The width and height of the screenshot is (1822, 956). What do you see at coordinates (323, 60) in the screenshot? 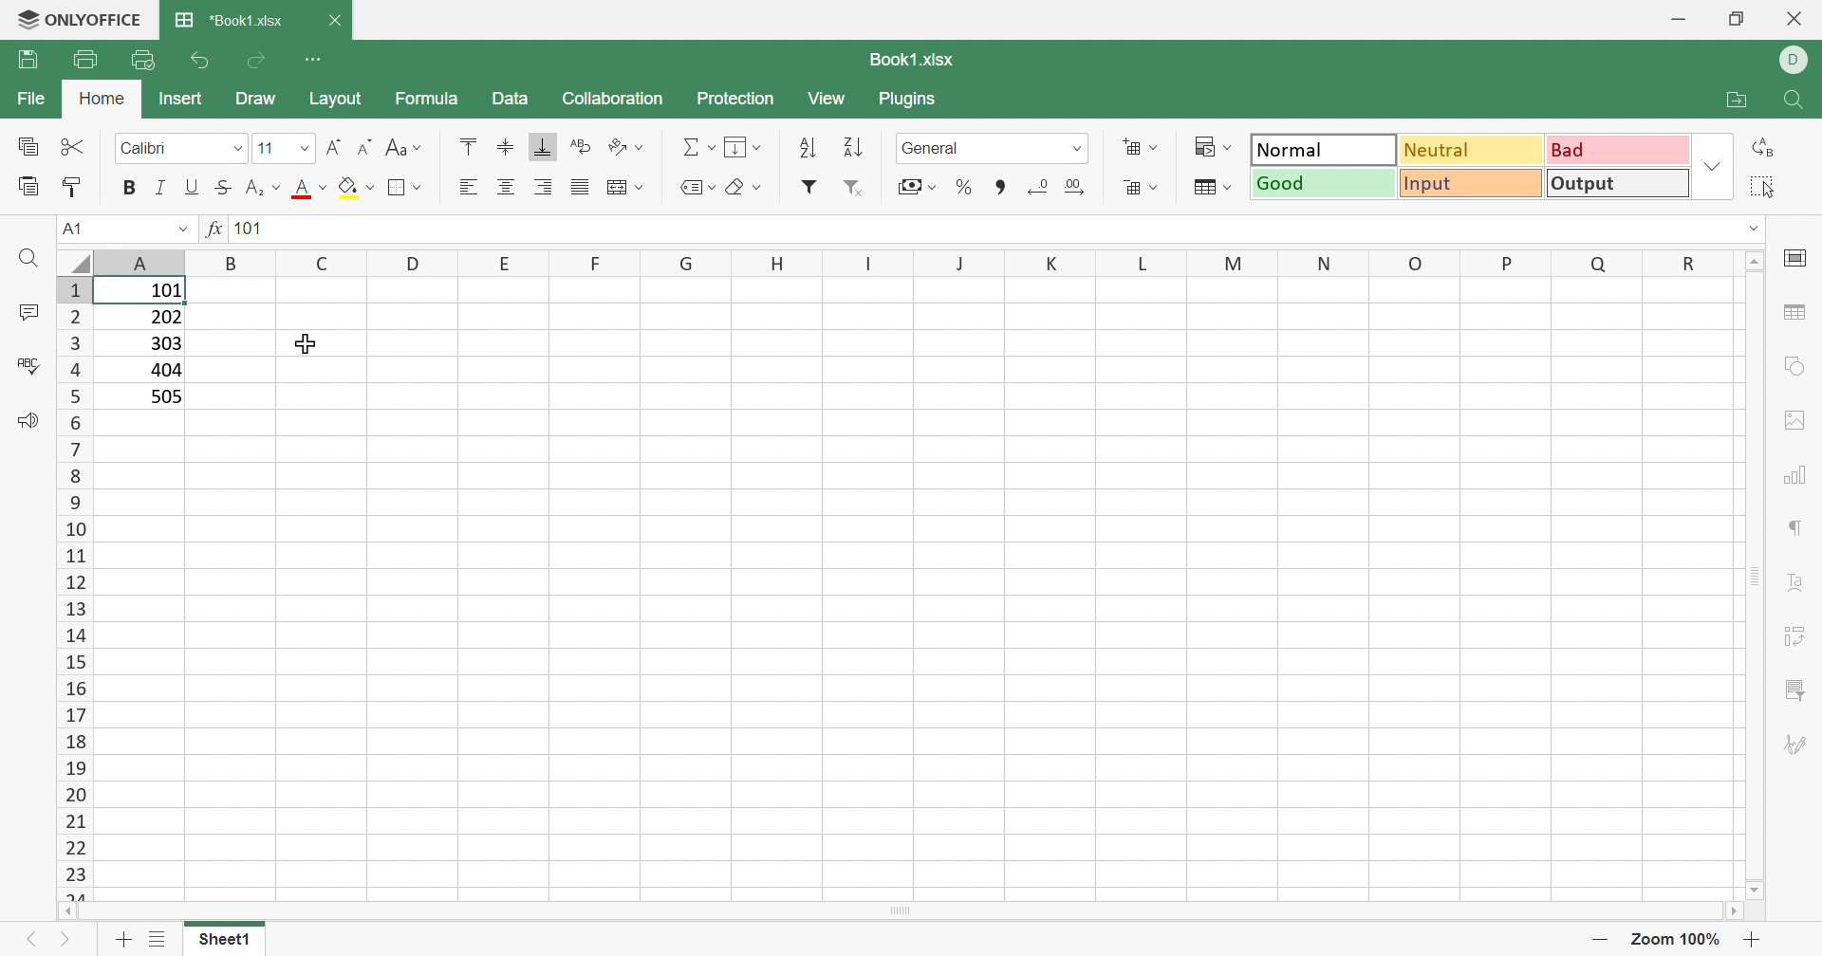
I see `Customize quick access toolbar` at bounding box center [323, 60].